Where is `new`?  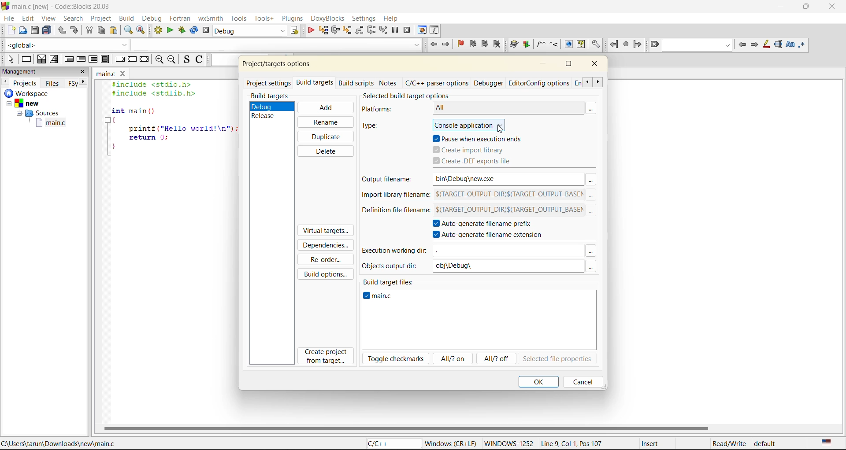
new is located at coordinates (35, 103).